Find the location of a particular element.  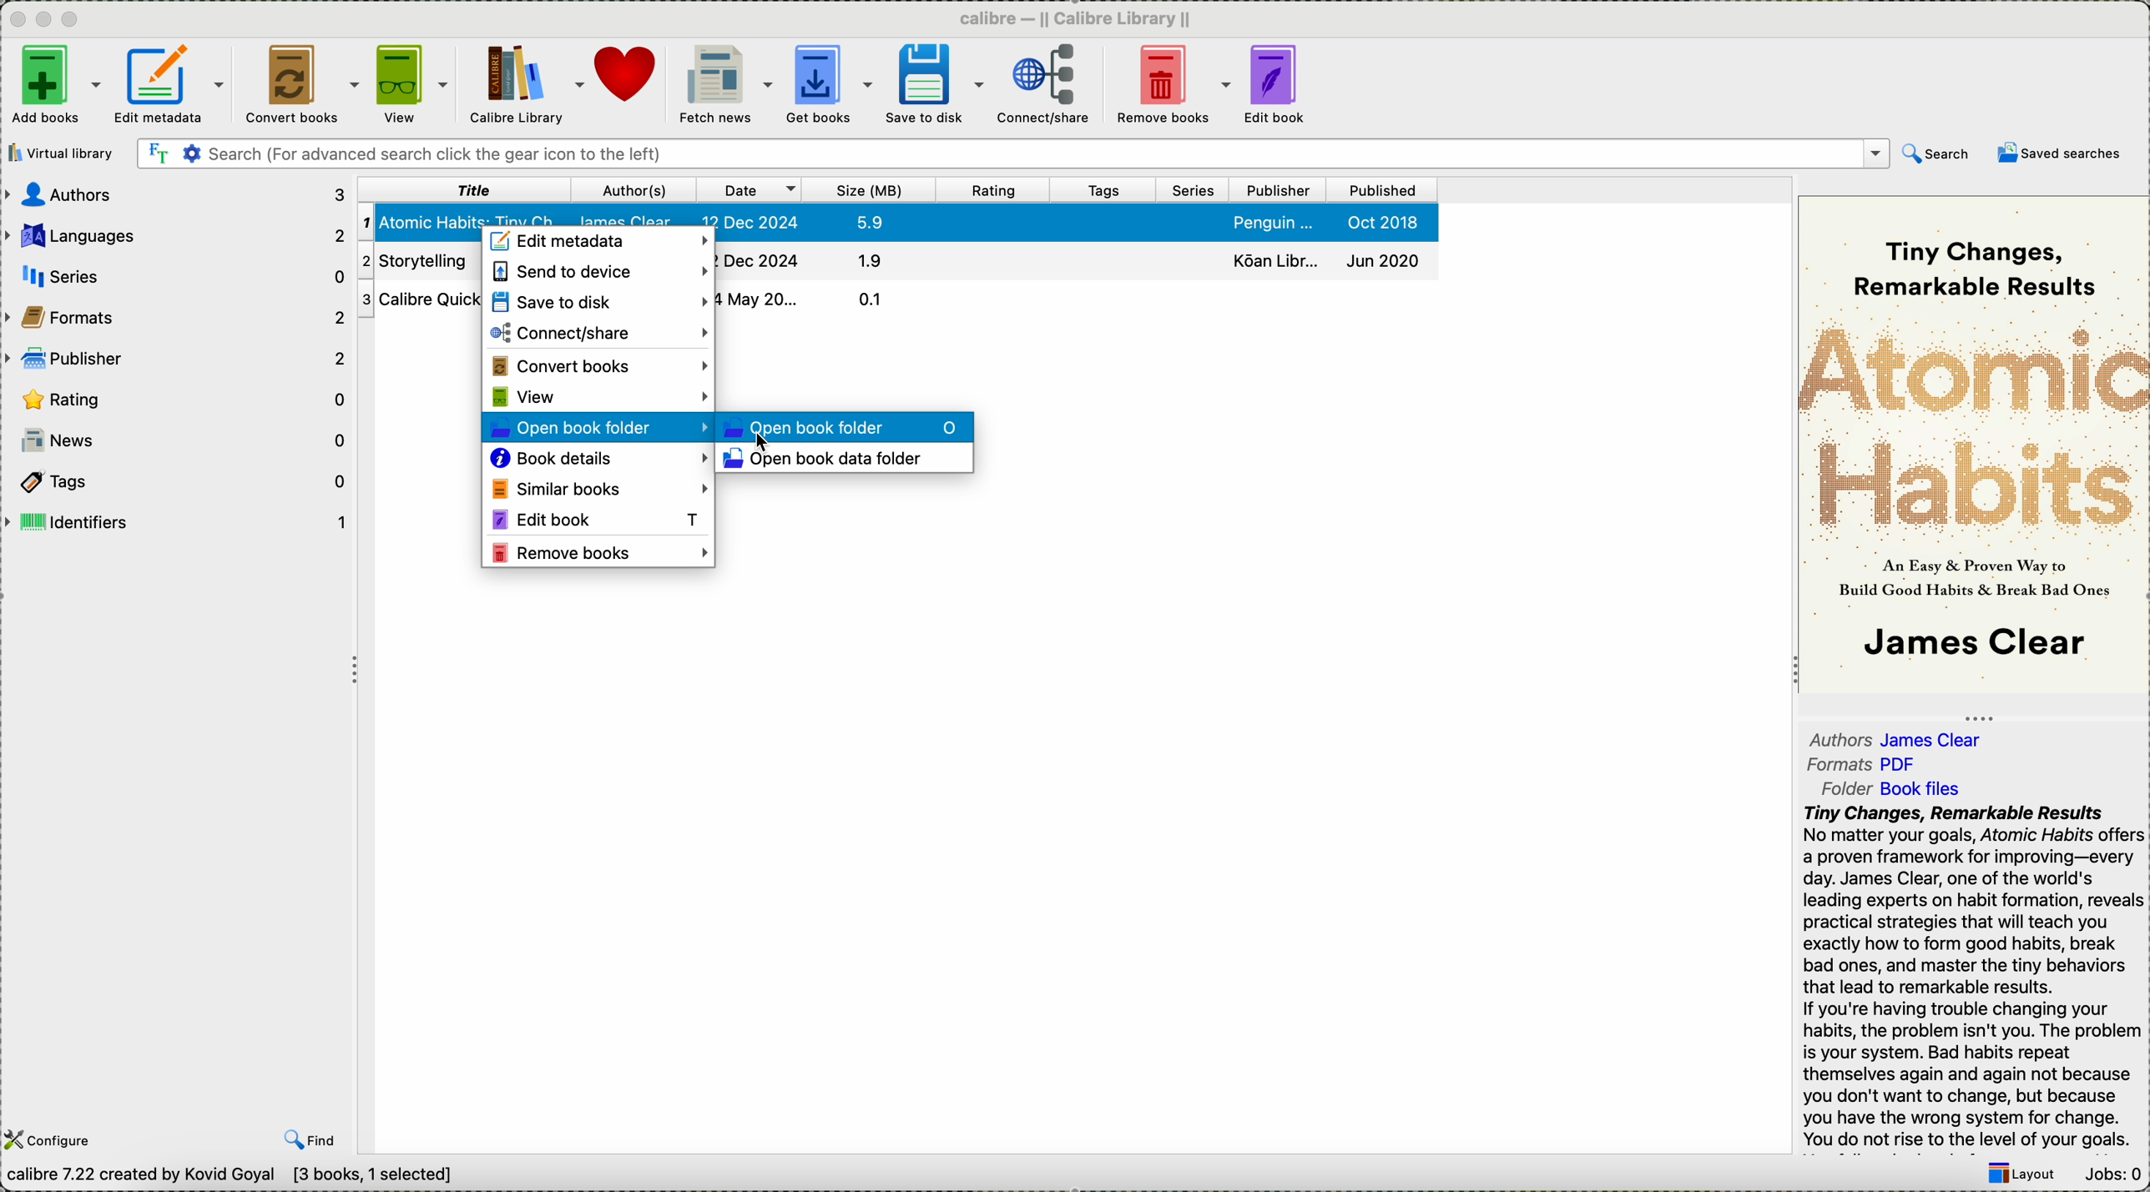

tags is located at coordinates (174, 480).